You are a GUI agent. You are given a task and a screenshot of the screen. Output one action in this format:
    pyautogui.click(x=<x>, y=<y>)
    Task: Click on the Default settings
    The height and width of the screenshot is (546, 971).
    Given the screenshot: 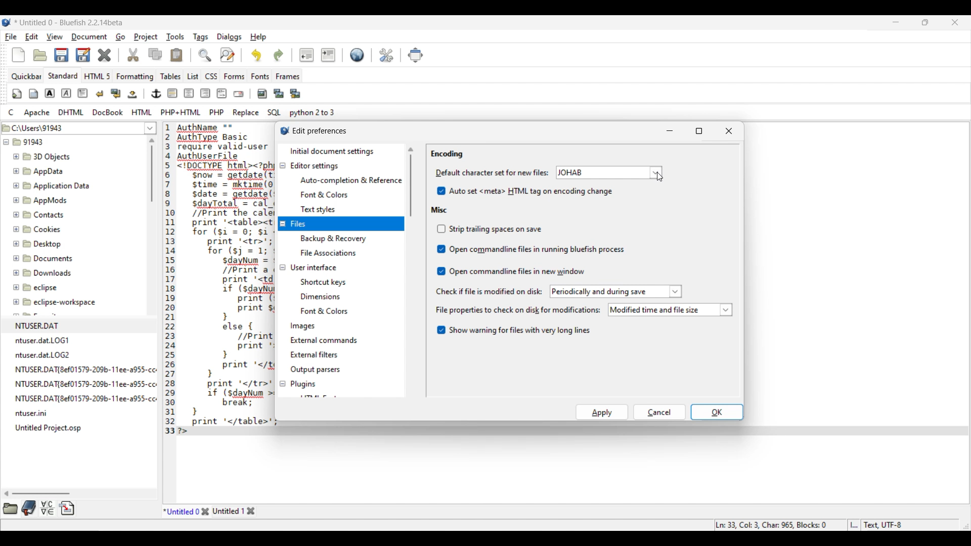 What is the action you would take?
    pyautogui.click(x=357, y=55)
    